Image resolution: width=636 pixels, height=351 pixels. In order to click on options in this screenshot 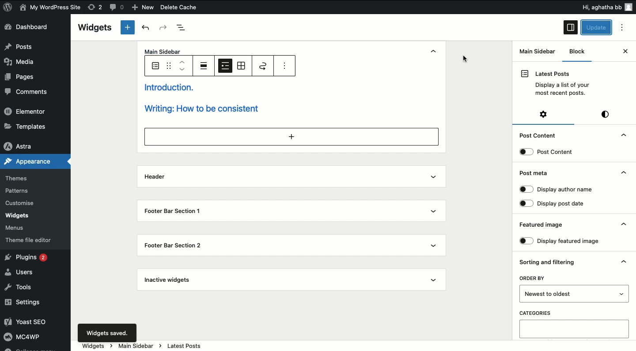, I will do `click(286, 64)`.